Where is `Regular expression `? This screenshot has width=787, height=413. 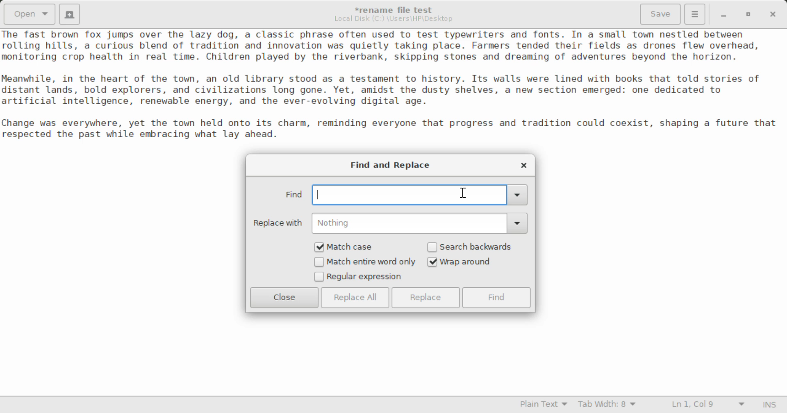
Regular expression  is located at coordinates (358, 277).